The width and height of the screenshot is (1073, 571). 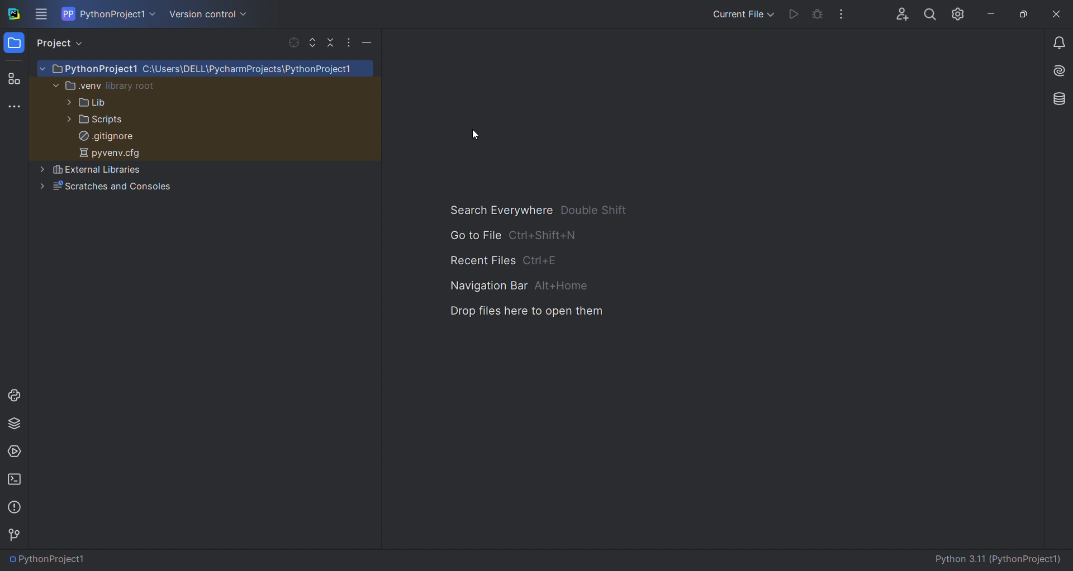 What do you see at coordinates (1000, 558) in the screenshot?
I see `Python 3.11(PythonProject)` at bounding box center [1000, 558].